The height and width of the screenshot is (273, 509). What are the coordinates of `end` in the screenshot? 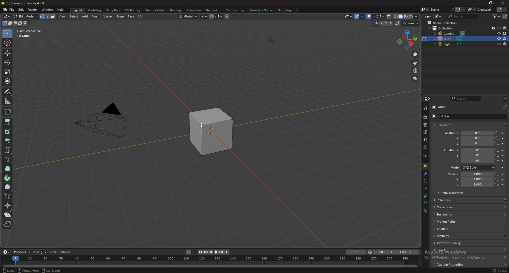 It's located at (407, 252).